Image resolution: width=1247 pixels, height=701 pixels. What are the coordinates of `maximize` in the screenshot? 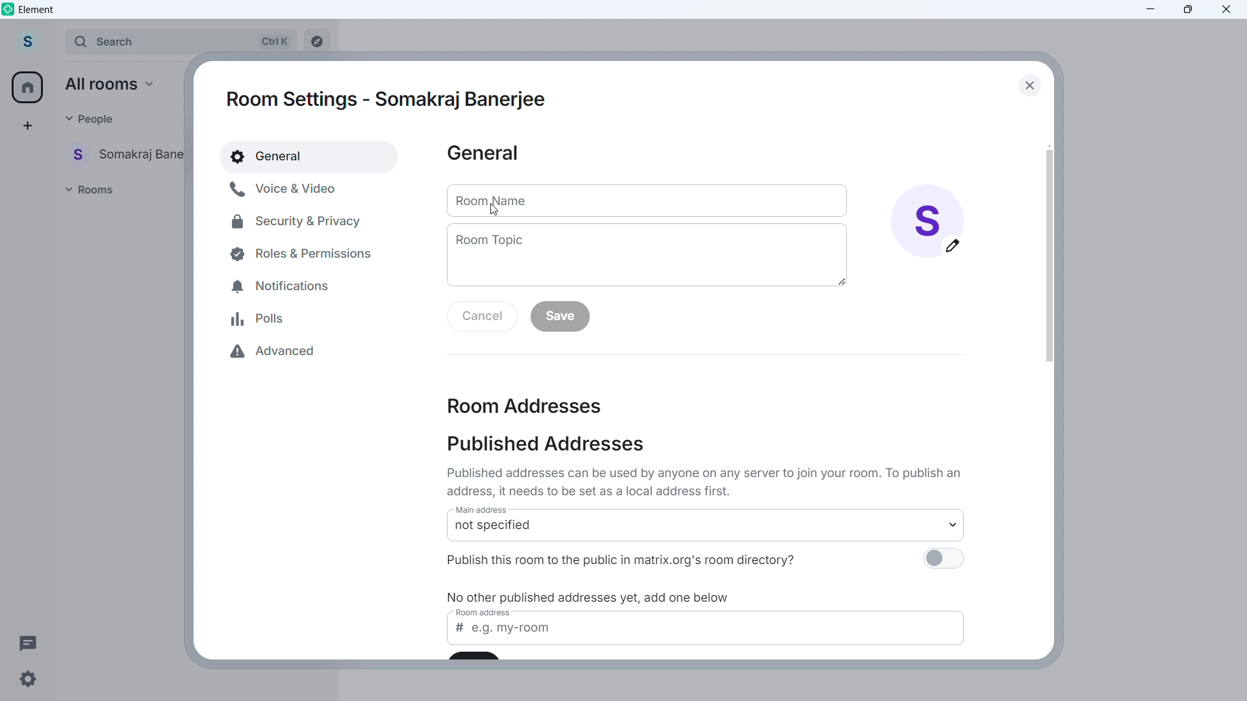 It's located at (1187, 10).